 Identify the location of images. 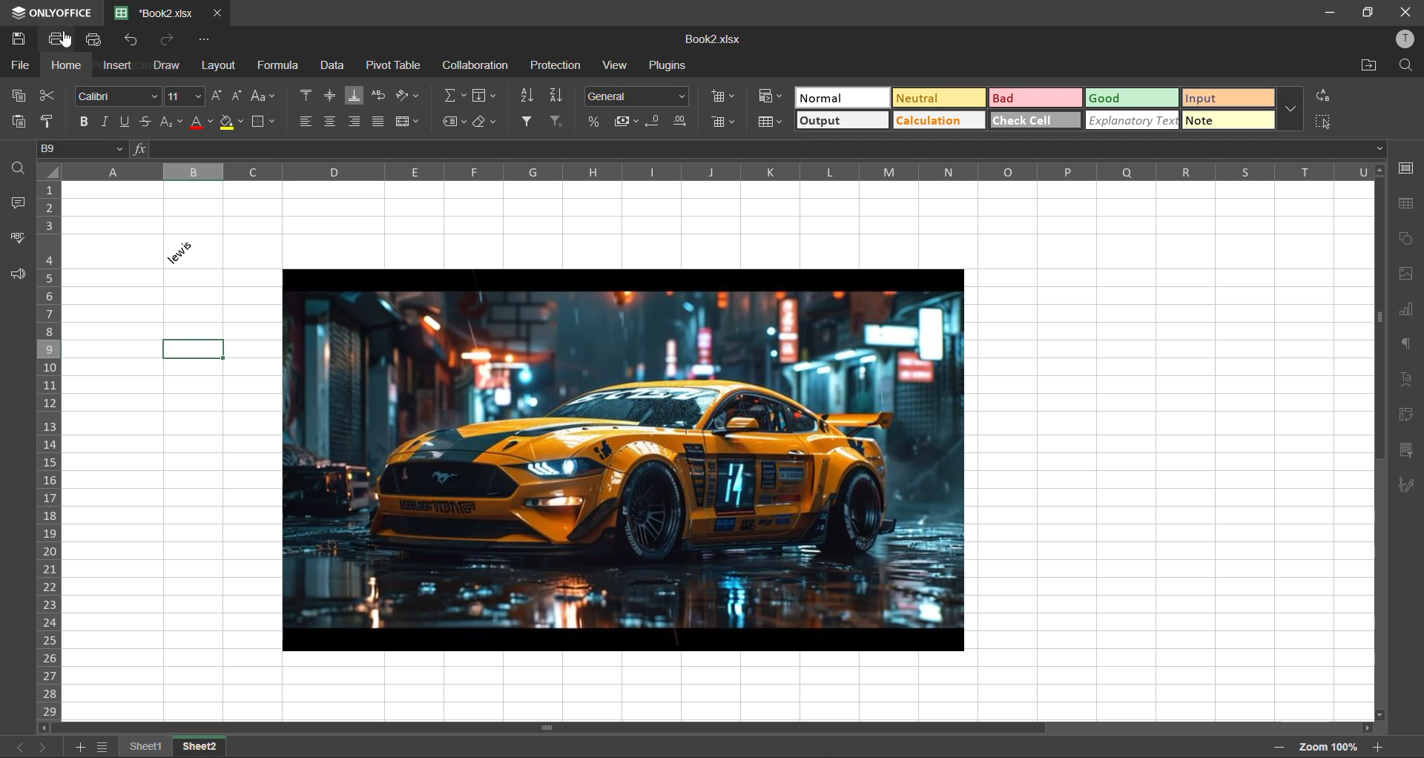
(1405, 276).